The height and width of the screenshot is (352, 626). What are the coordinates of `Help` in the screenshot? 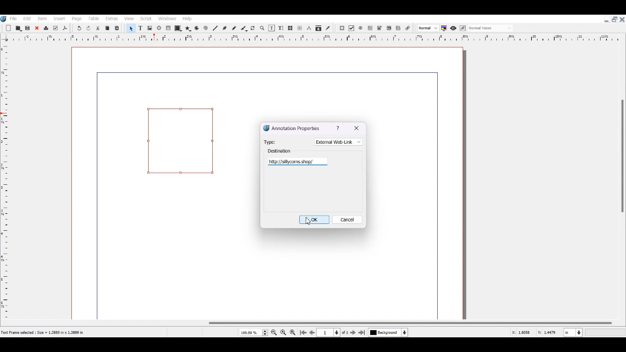 It's located at (187, 19).